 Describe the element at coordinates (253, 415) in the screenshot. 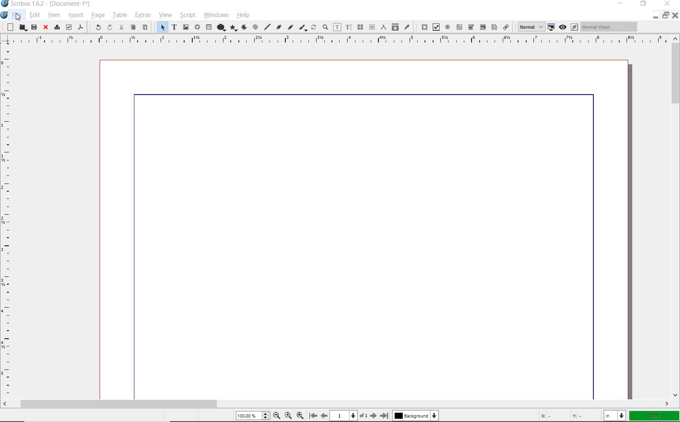

I see `Zoom 100.00%` at that location.